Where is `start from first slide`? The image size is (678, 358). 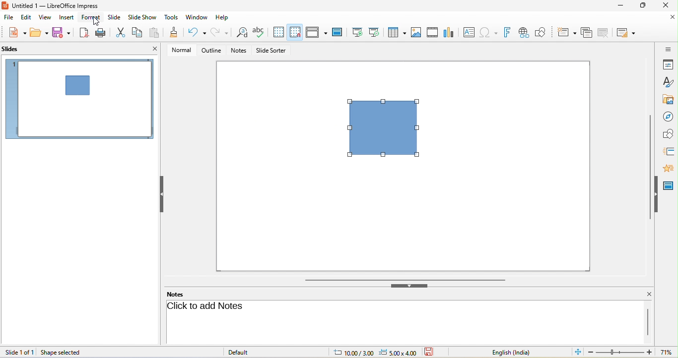
start from first slide is located at coordinates (357, 31).